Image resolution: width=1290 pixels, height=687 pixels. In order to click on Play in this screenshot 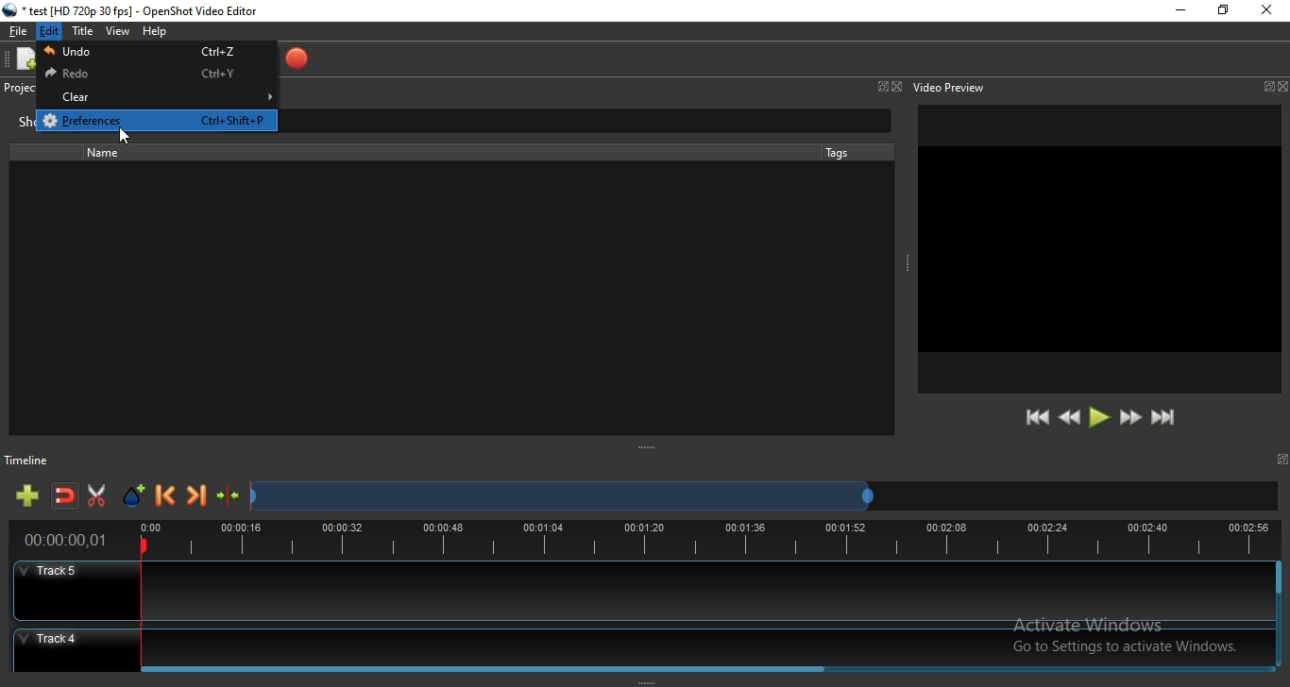, I will do `click(1099, 418)`.